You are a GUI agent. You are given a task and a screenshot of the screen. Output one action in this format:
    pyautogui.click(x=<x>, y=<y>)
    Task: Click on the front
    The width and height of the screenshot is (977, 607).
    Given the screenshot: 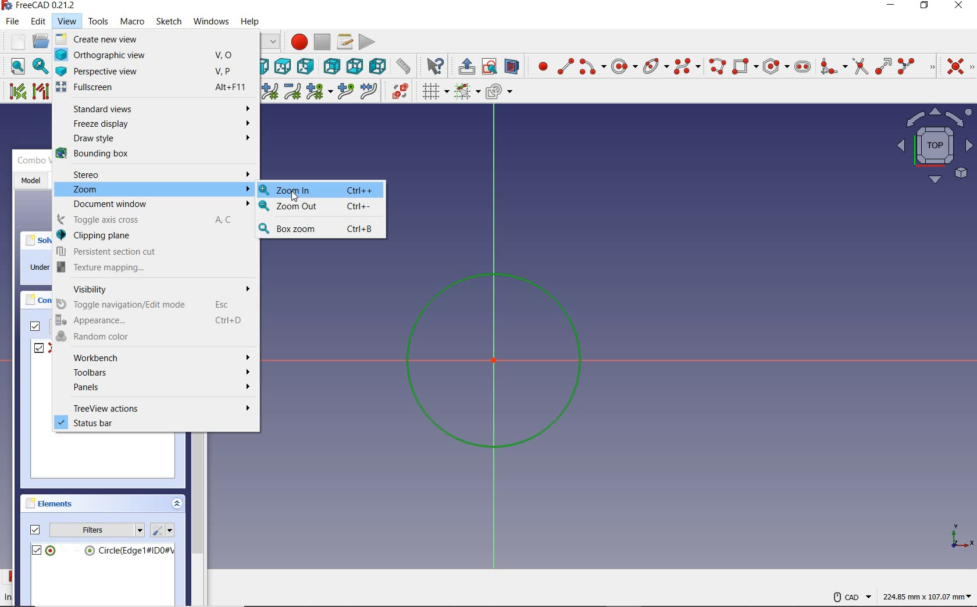 What is the action you would take?
    pyautogui.click(x=265, y=65)
    